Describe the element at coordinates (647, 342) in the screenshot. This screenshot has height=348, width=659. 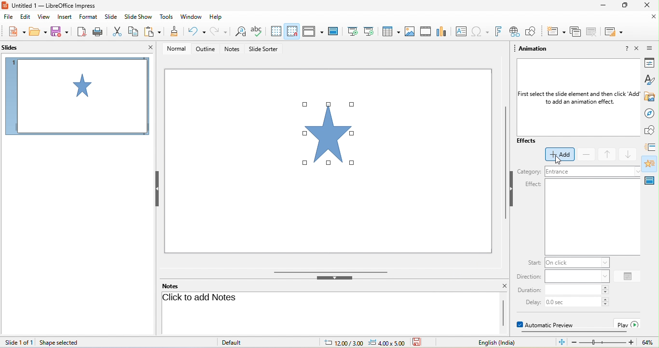
I see `current zoom` at that location.